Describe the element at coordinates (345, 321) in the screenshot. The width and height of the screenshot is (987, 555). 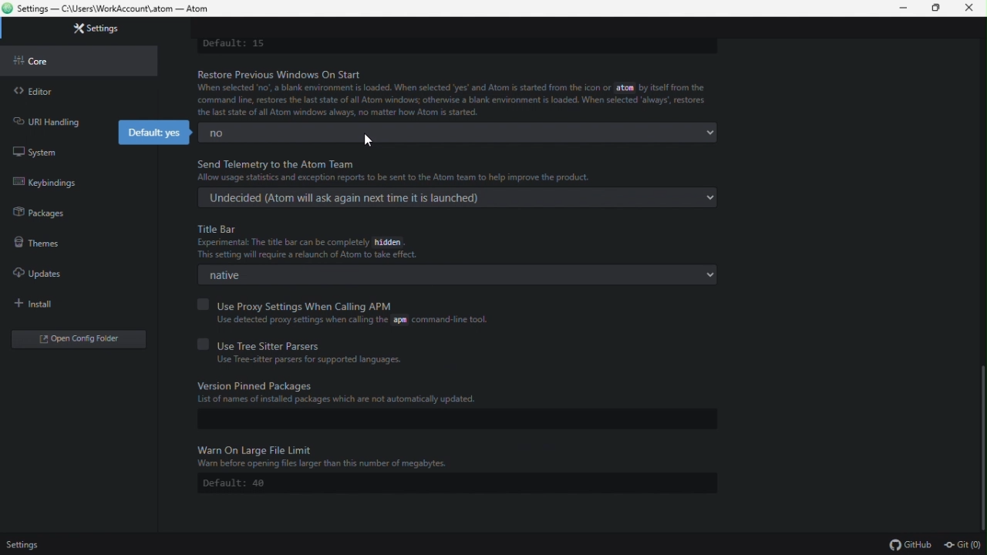
I see `Use detected proxy settings when calling the atom command-line tool.` at that location.